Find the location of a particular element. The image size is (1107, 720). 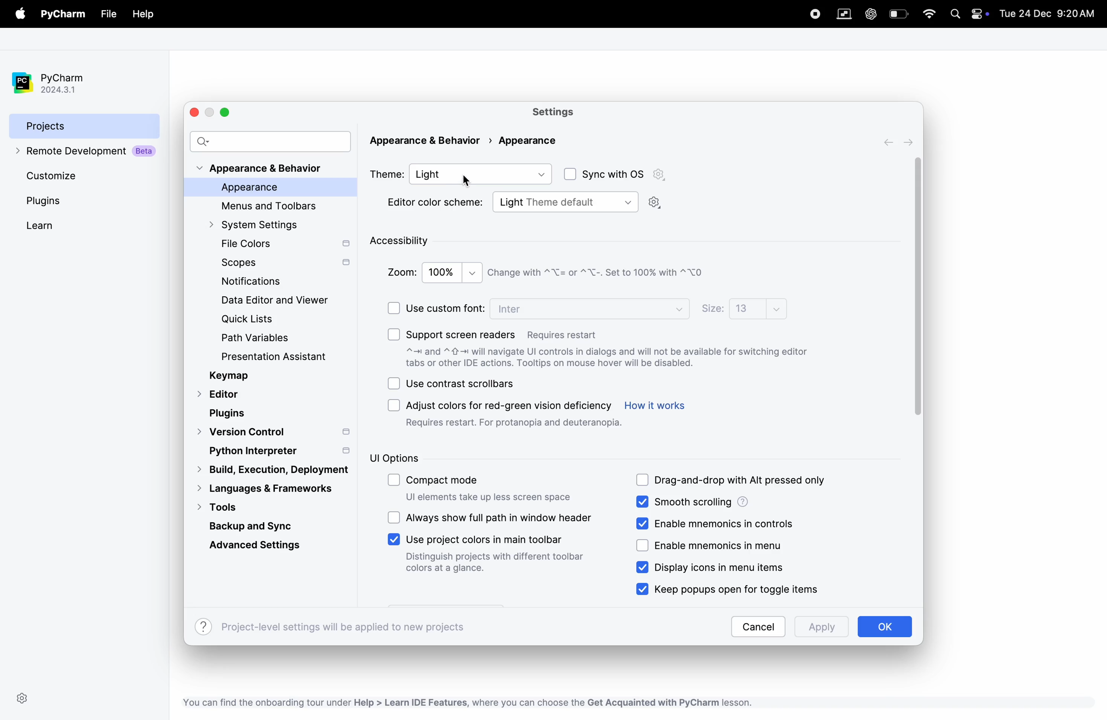

presenatation assistant is located at coordinates (288, 358).